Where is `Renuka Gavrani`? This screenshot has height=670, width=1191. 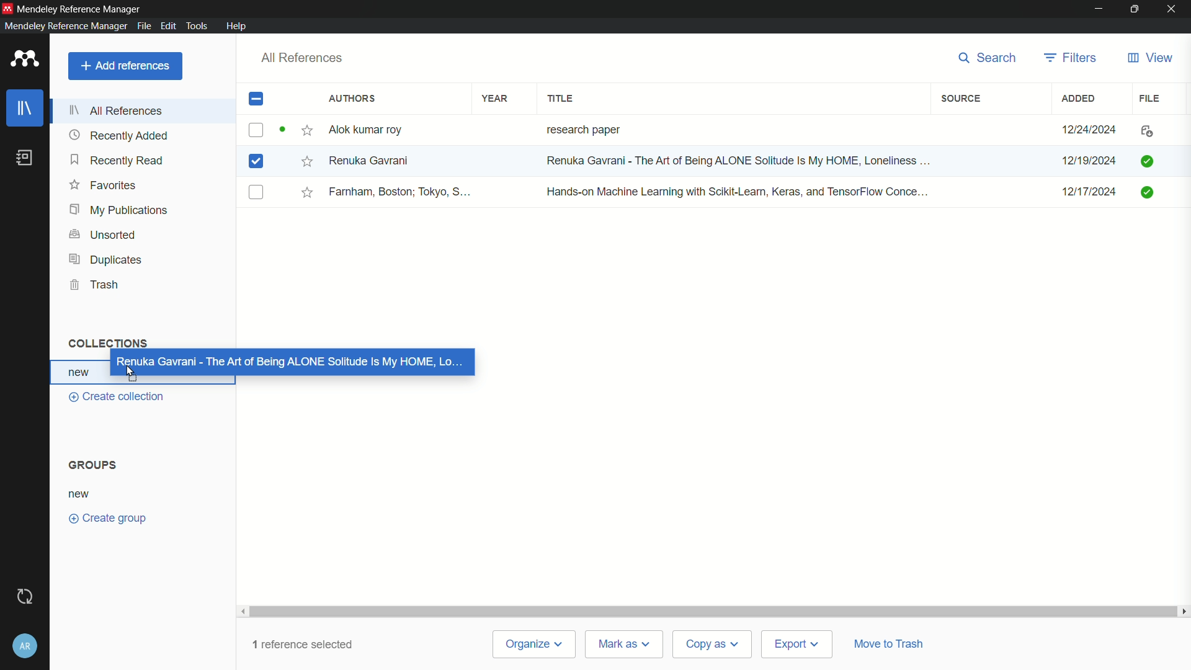
Renuka Gavrani is located at coordinates (373, 160).